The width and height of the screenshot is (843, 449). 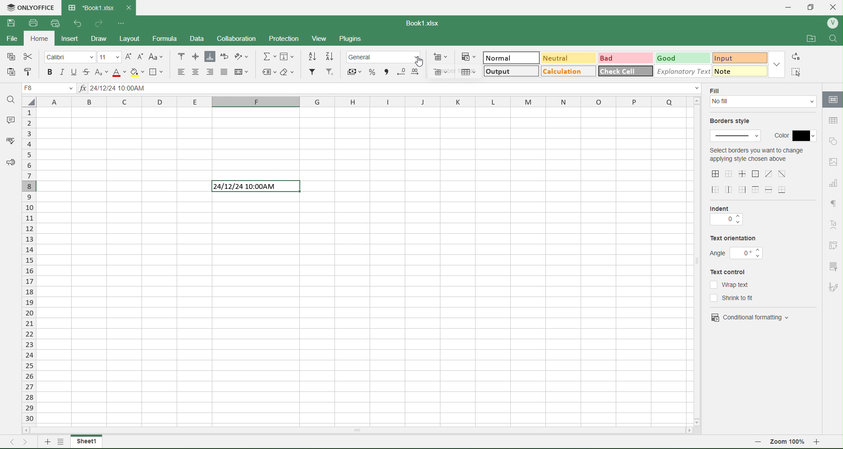 What do you see at coordinates (730, 189) in the screenshot?
I see `vertical border` at bounding box center [730, 189].